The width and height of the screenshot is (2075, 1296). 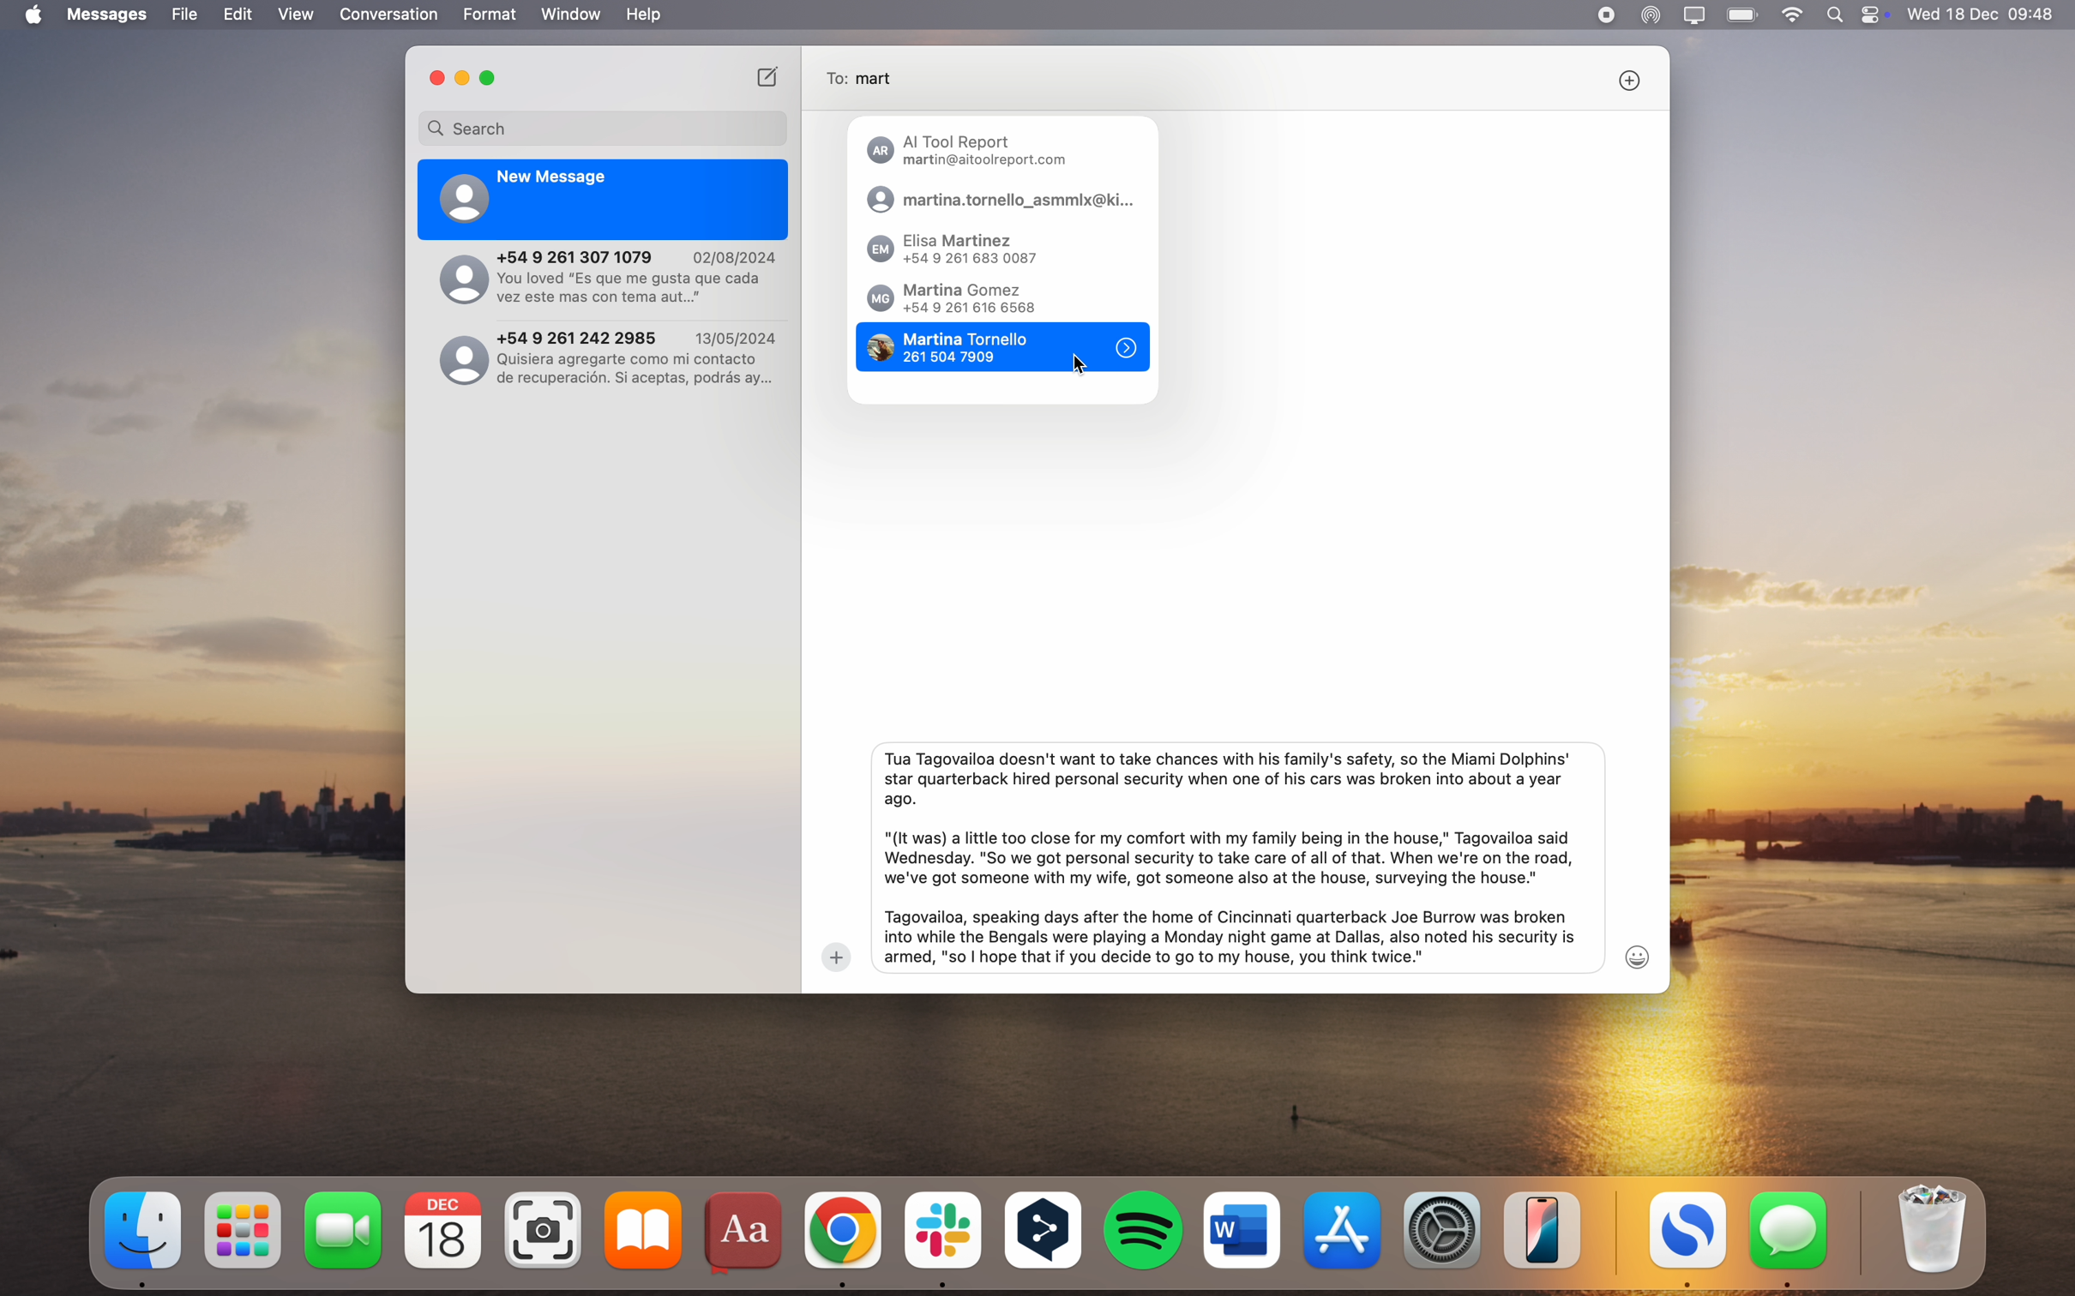 What do you see at coordinates (958, 348) in the screenshot?
I see `martina tornello` at bounding box center [958, 348].